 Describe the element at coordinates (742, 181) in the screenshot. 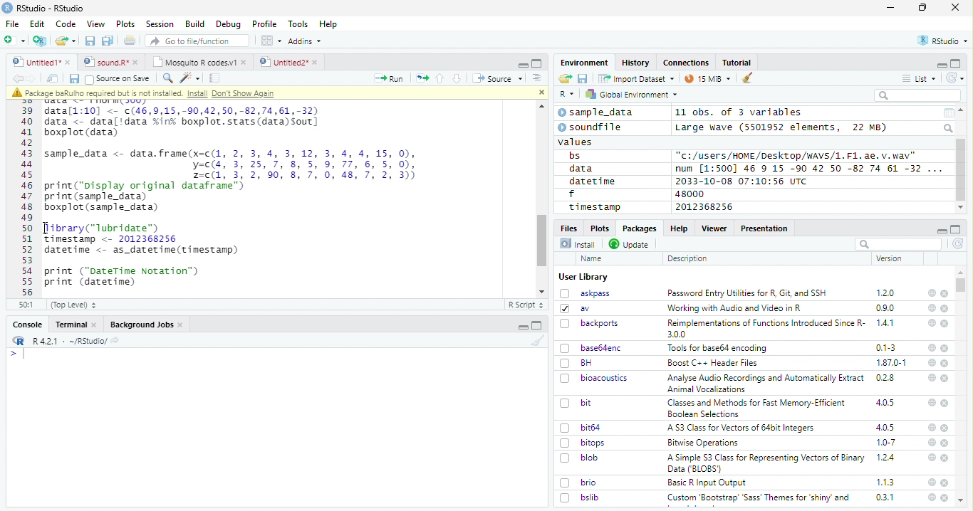

I see `2033-10-08 07:10:56 UTC` at that location.